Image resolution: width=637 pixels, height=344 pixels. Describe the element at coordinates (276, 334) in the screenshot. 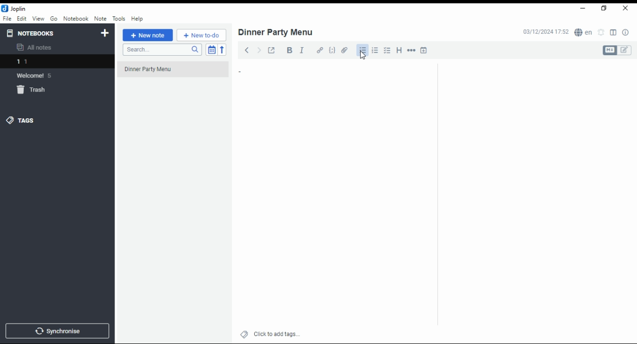

I see `click to add tags` at that location.